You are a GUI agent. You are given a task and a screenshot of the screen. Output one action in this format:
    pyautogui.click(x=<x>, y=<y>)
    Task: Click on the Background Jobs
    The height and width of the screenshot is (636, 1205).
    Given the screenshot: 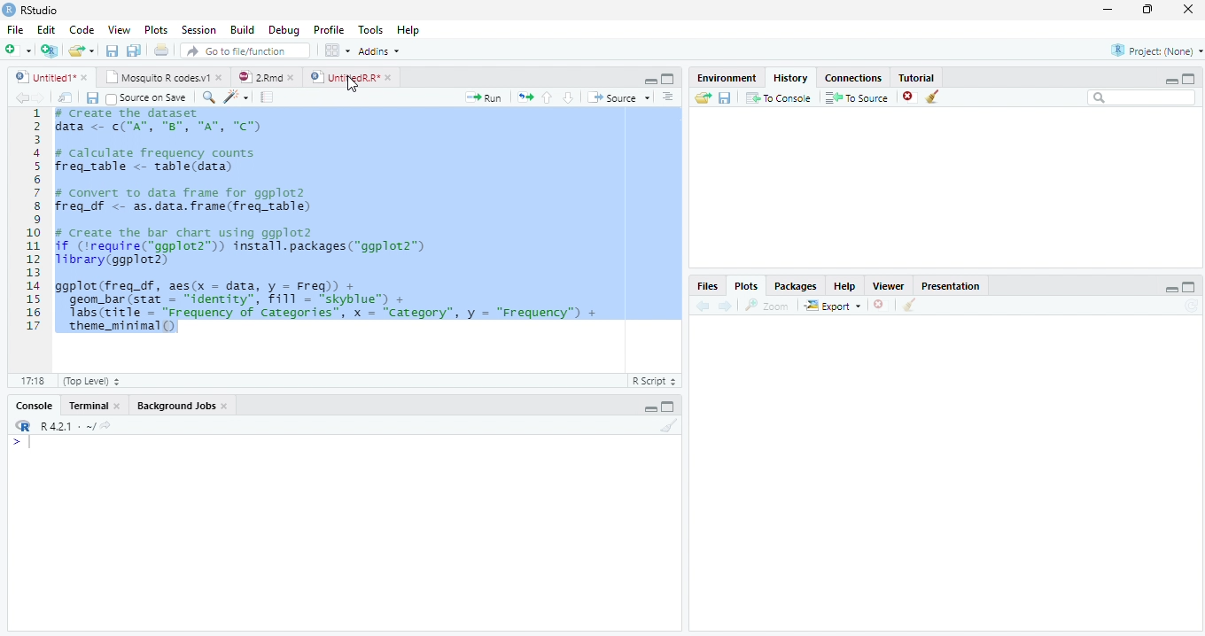 What is the action you would take?
    pyautogui.click(x=183, y=405)
    